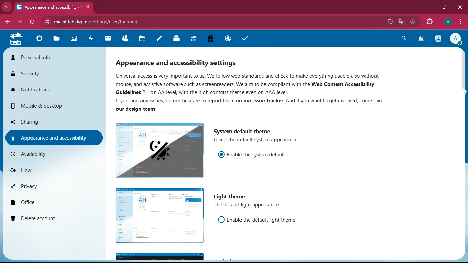  I want to click on description, so click(257, 90).